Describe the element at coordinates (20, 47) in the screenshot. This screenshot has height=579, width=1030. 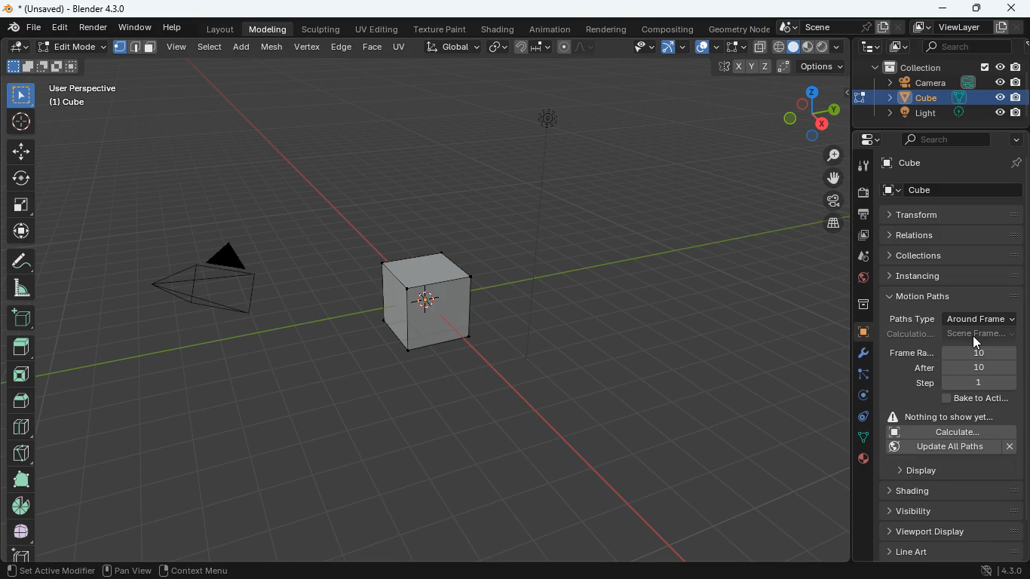
I see `edit` at that location.